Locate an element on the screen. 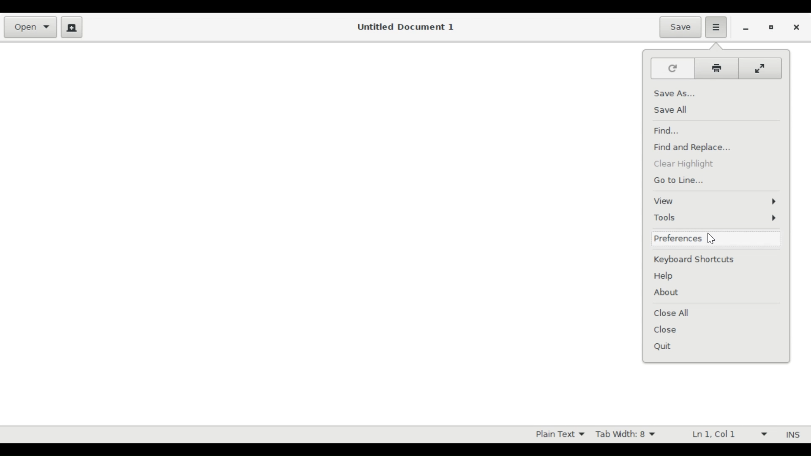 The height and width of the screenshot is (456, 811). Help is located at coordinates (665, 276).